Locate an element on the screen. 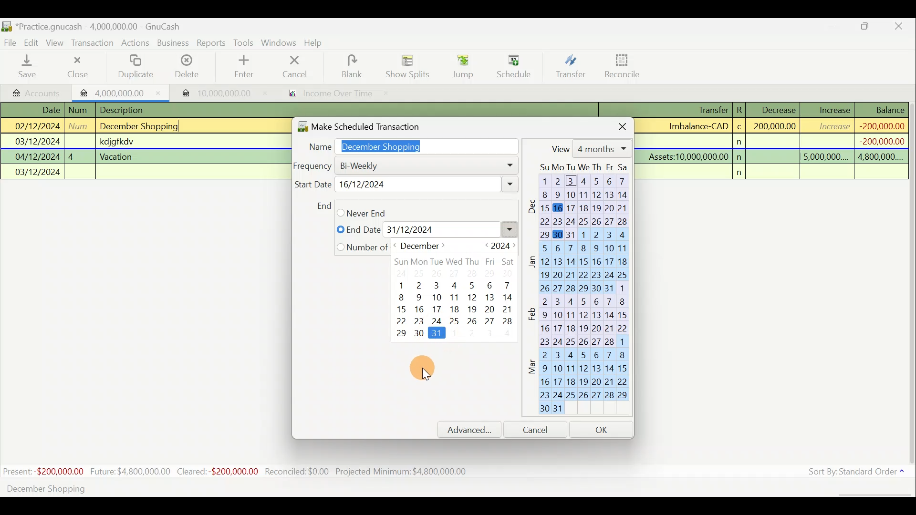 This screenshot has height=515, width=916. Cursor is located at coordinates (422, 370).